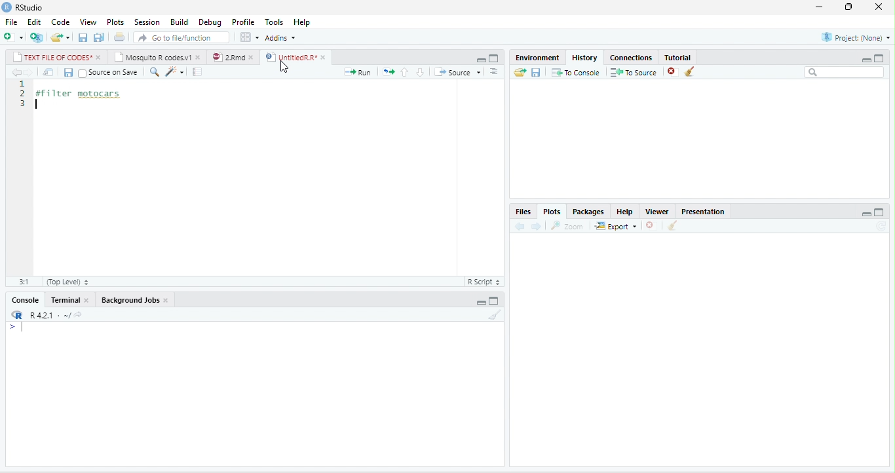 The height and width of the screenshot is (473, 895). I want to click on Source on Save, so click(109, 73).